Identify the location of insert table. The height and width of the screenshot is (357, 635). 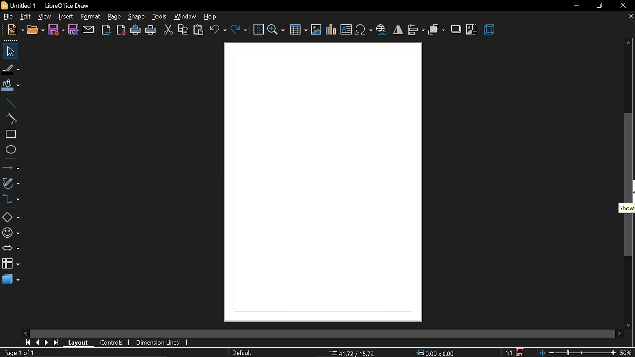
(299, 29).